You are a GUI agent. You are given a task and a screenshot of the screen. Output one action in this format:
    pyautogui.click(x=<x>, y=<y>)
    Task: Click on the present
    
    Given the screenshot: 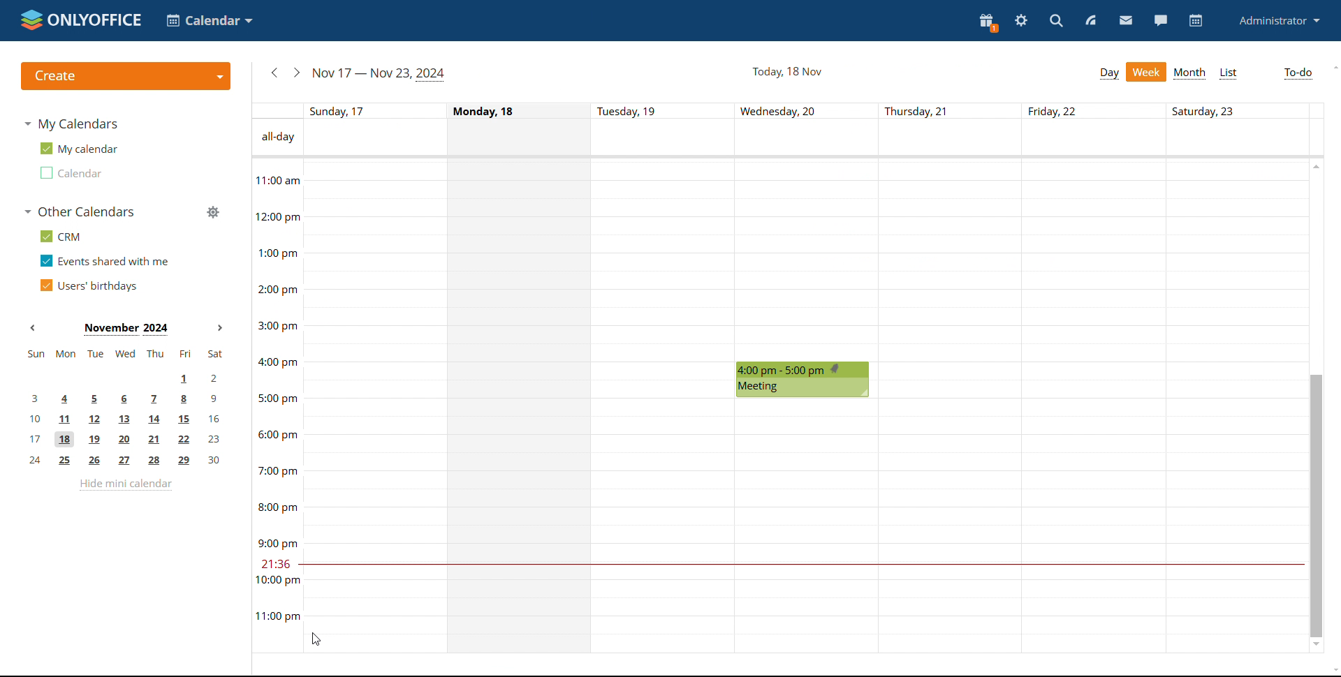 What is the action you would take?
    pyautogui.click(x=988, y=22)
    